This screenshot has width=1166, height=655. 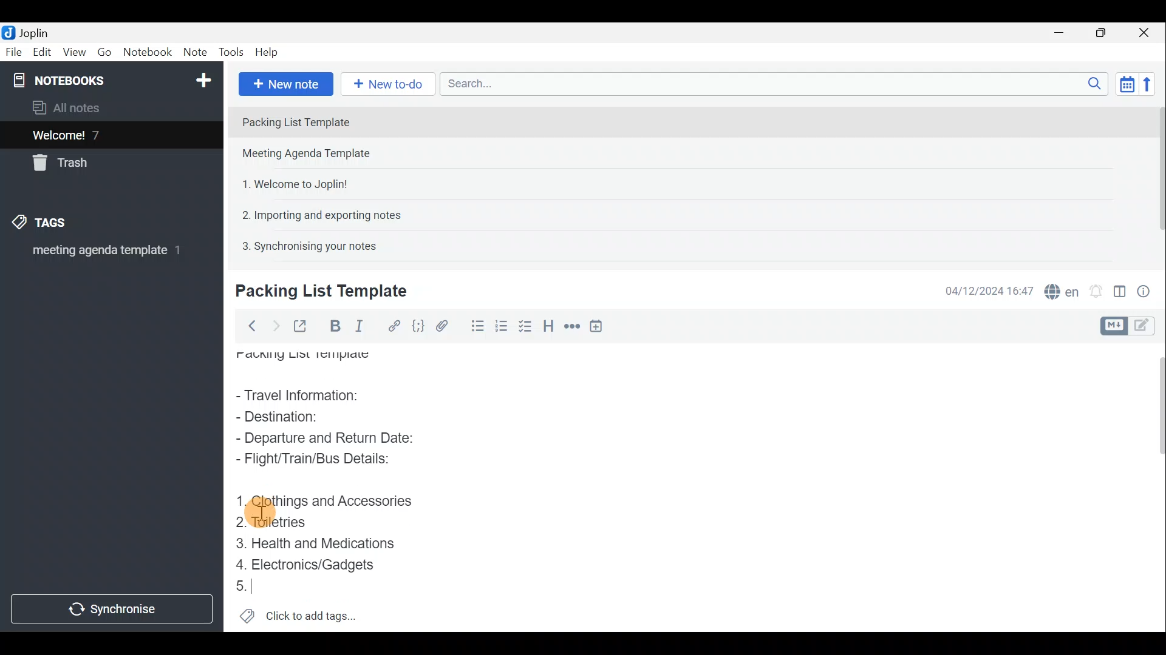 What do you see at coordinates (285, 82) in the screenshot?
I see `New note` at bounding box center [285, 82].